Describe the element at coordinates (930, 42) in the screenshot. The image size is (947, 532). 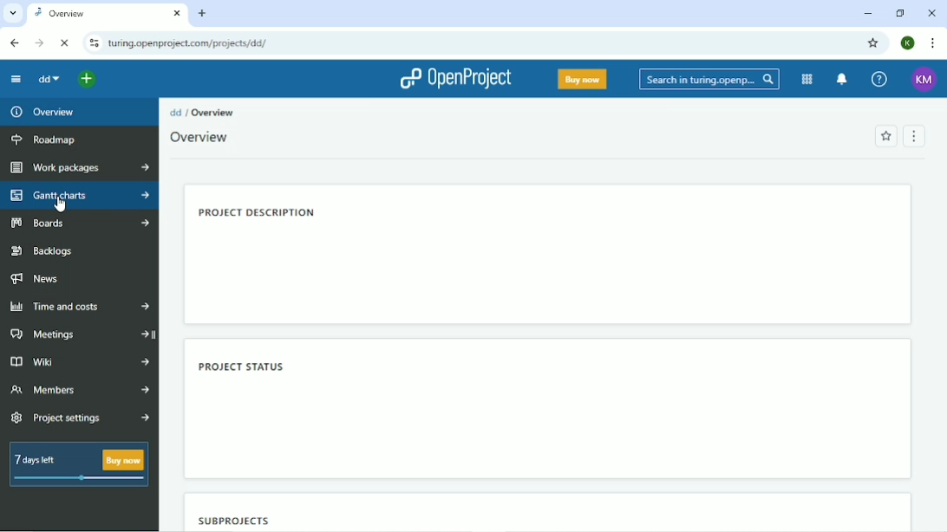
I see `Customize and control google chrome` at that location.